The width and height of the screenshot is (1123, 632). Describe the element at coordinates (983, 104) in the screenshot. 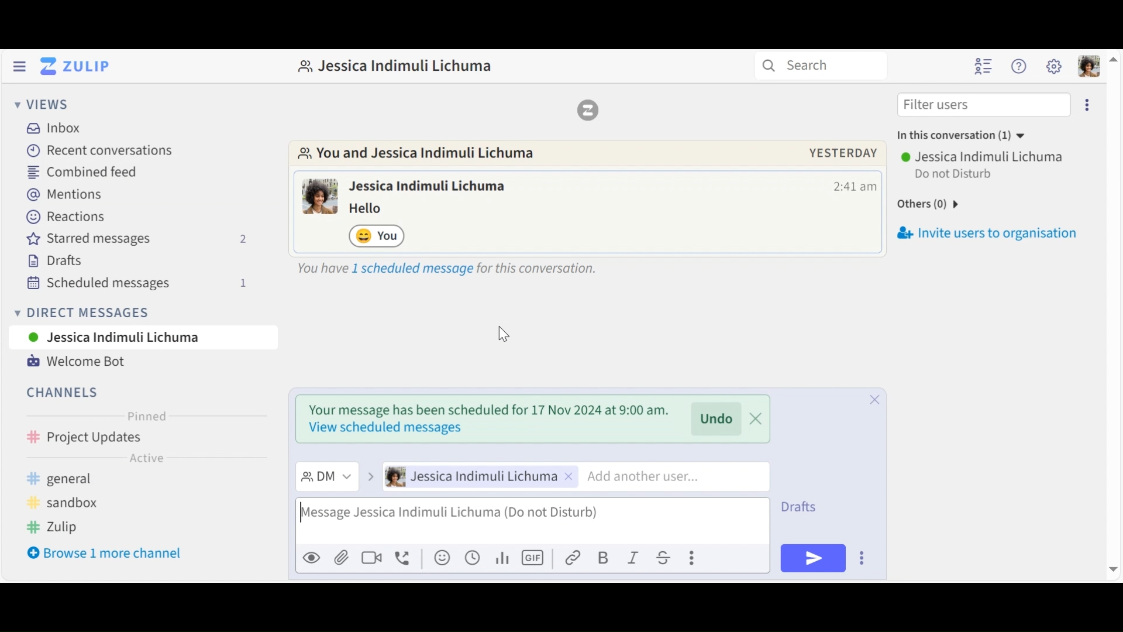

I see `Filter users` at that location.